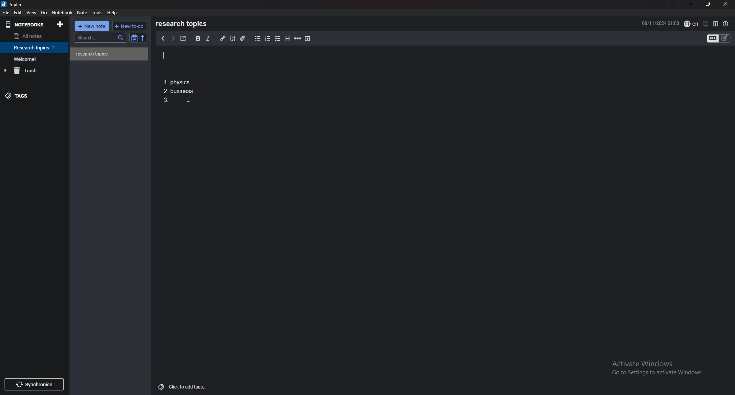 This screenshot has width=735, height=395. I want to click on toggle editor, so click(719, 38).